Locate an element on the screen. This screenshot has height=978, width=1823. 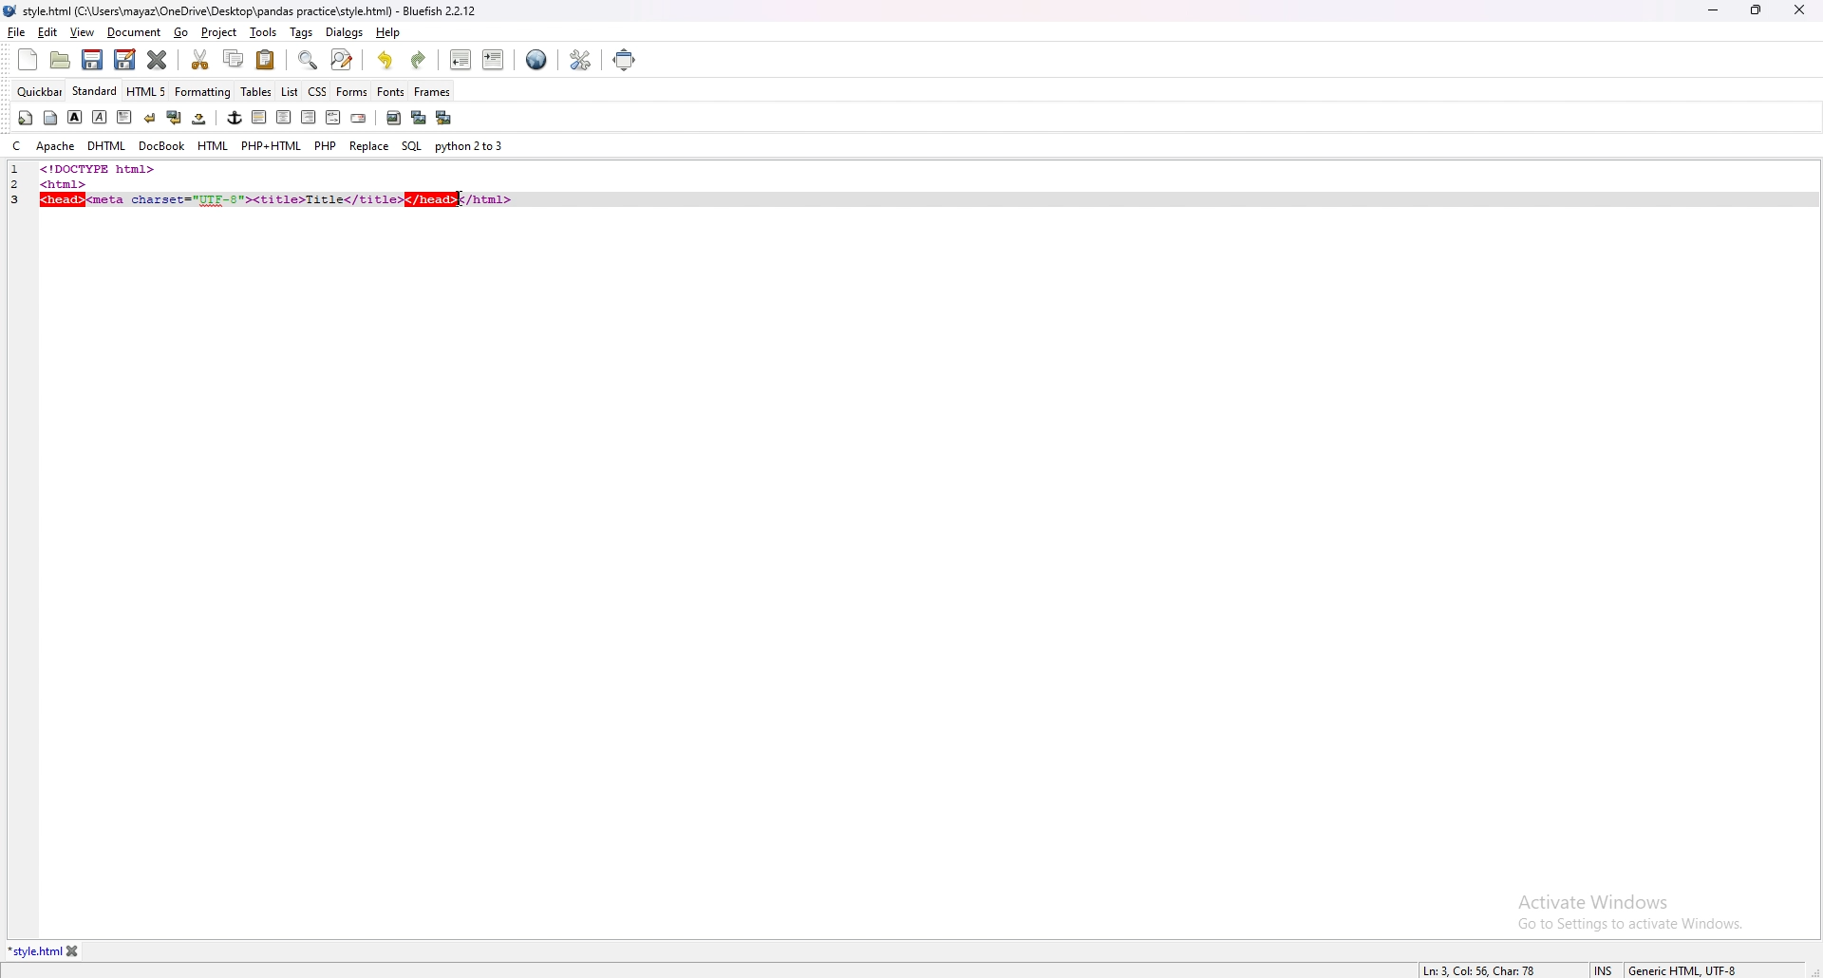
full screen is located at coordinates (627, 59).